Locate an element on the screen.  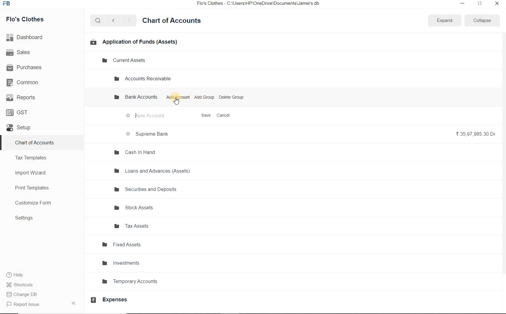
Tax Assets is located at coordinates (142, 227).